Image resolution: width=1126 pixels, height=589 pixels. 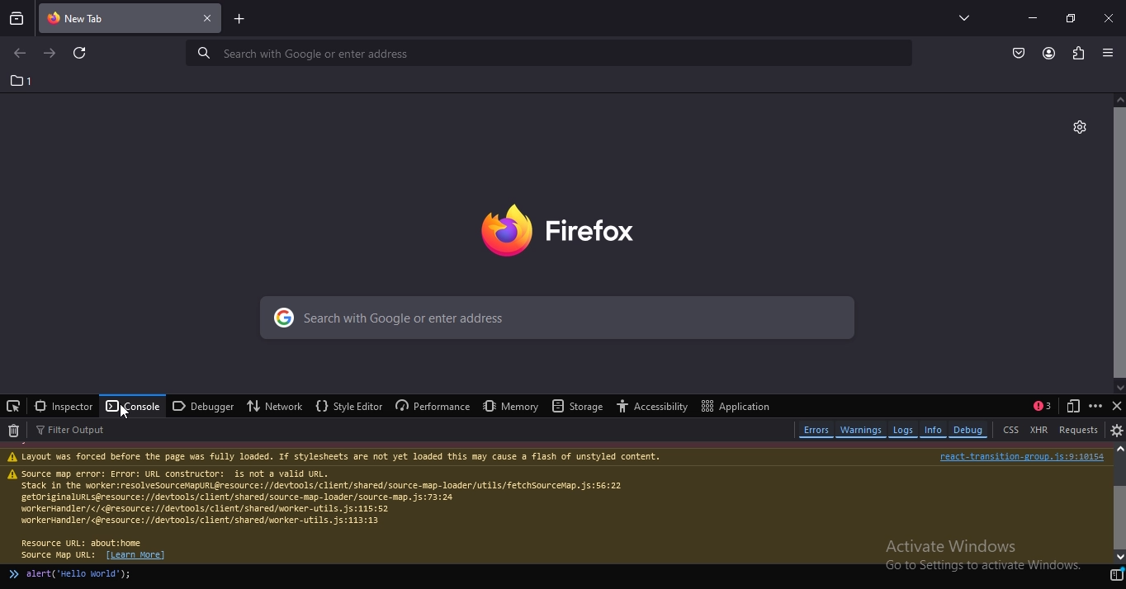 I want to click on switch to multi line editor mode, so click(x=1116, y=577).